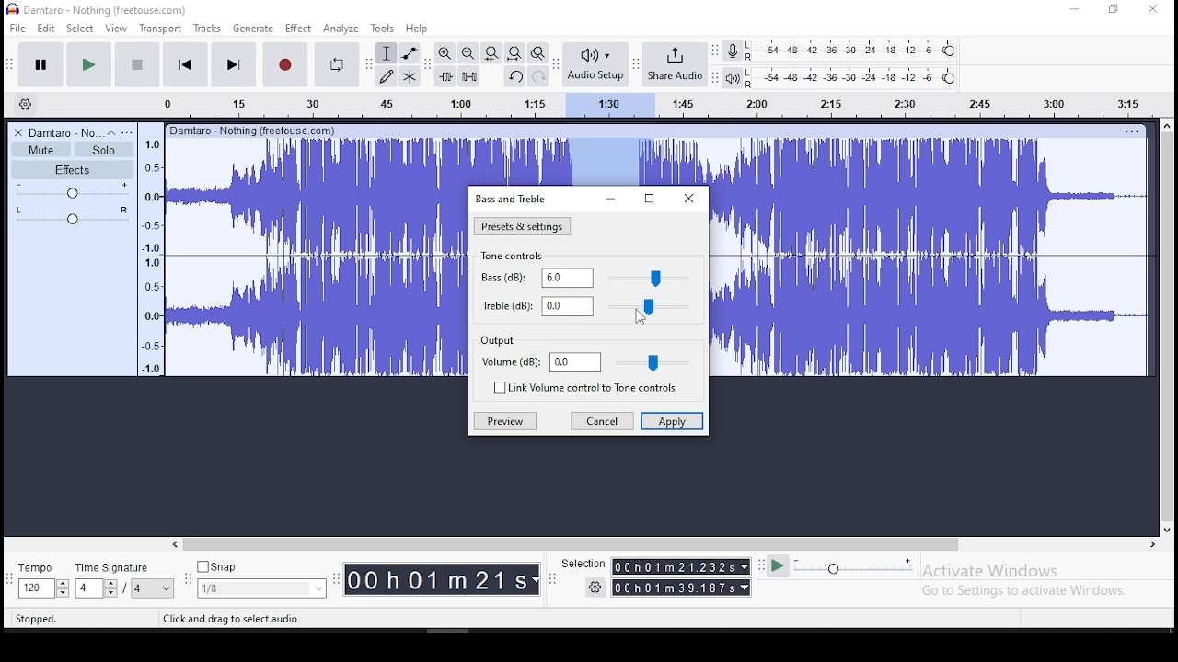  I want to click on tracks, so click(209, 29).